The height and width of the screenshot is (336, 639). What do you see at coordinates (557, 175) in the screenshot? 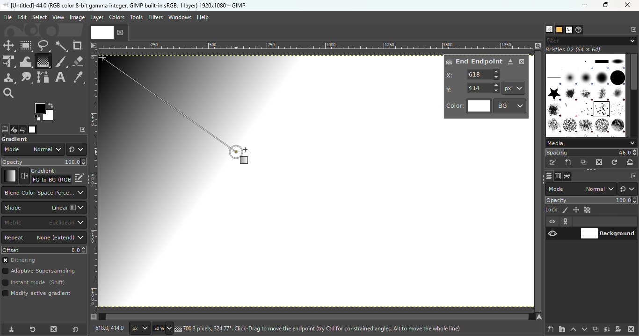
I see `Open the channels dialog` at bounding box center [557, 175].